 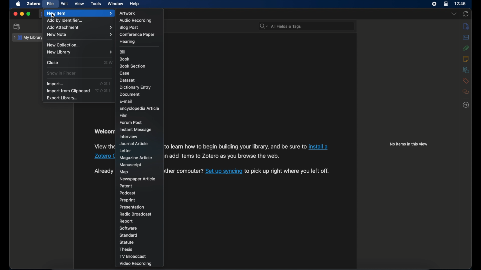 I want to click on map, so click(x=124, y=172).